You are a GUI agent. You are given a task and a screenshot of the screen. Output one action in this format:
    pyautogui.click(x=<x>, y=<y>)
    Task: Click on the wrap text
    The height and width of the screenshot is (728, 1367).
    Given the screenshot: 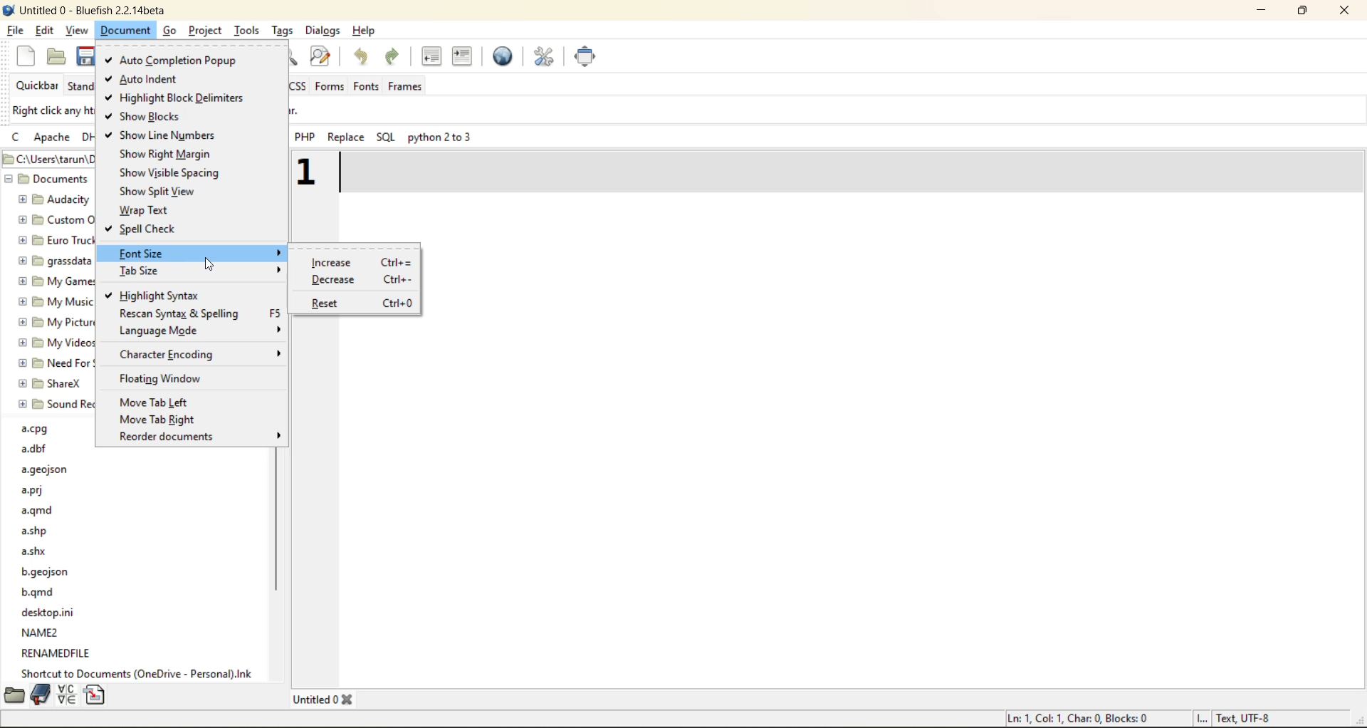 What is the action you would take?
    pyautogui.click(x=152, y=212)
    